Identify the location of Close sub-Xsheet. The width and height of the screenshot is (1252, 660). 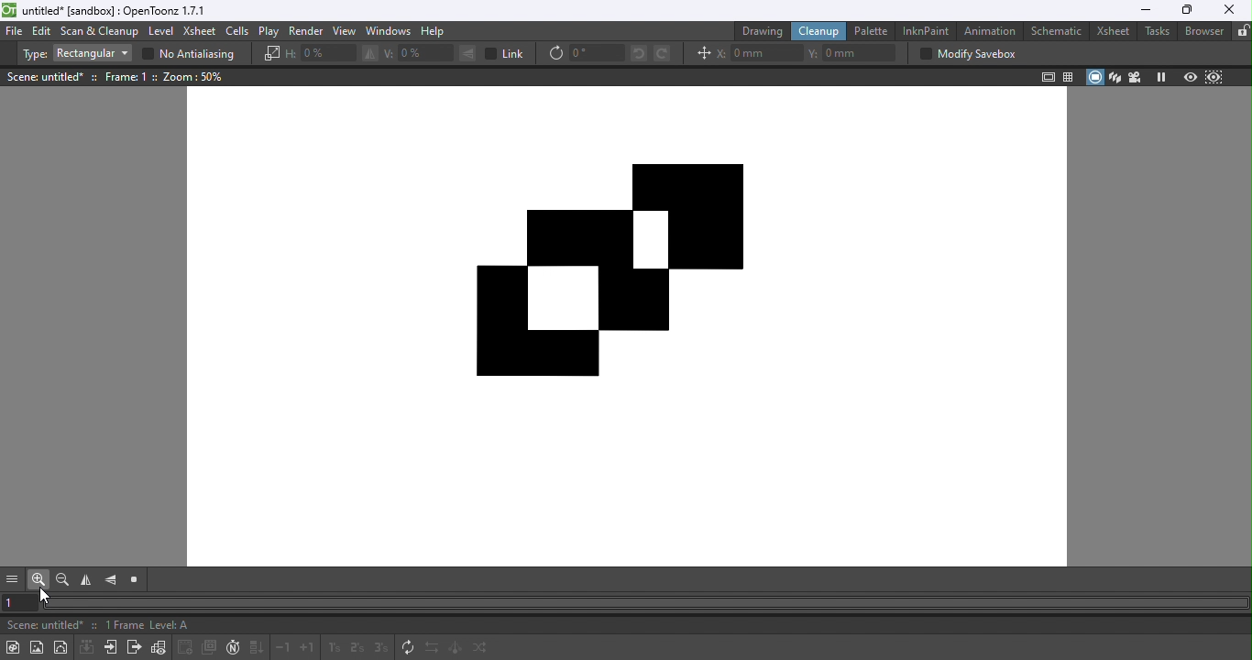
(132, 649).